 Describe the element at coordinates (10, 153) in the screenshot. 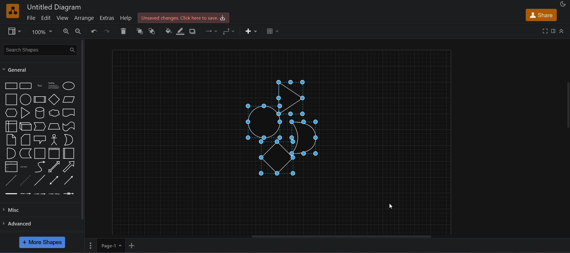

I see `and` at that location.